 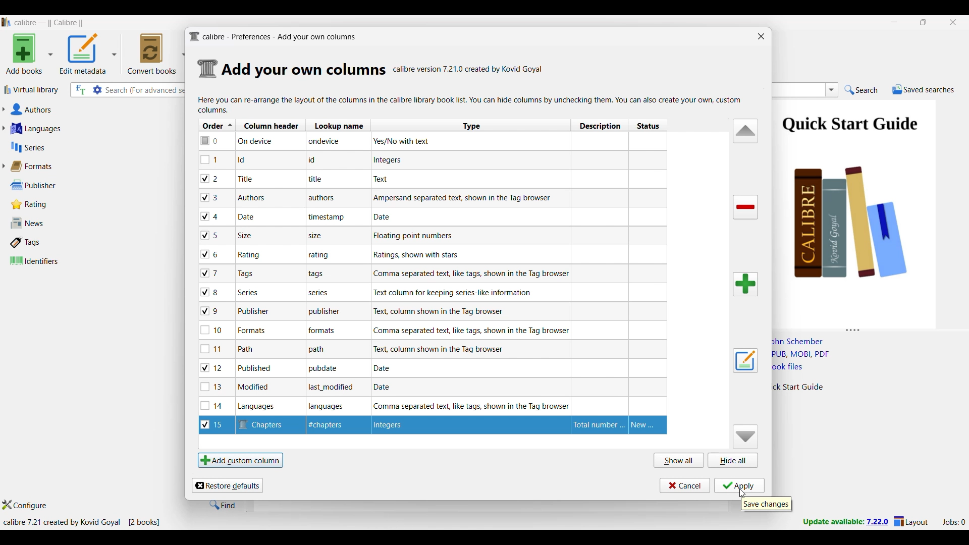 What do you see at coordinates (245, 179) in the screenshot?
I see `Note` at bounding box center [245, 179].